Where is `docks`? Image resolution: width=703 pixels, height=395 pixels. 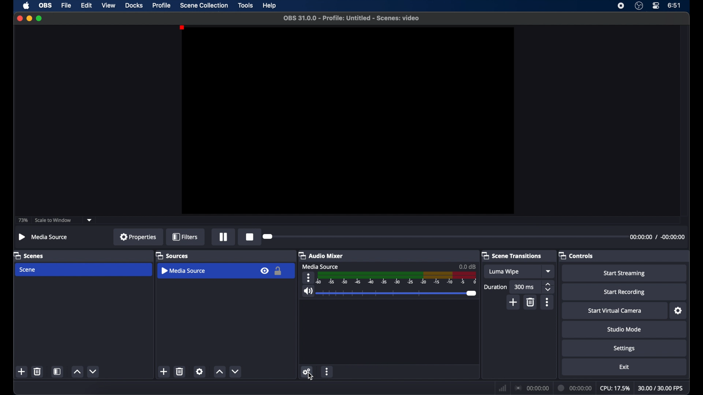 docks is located at coordinates (134, 5).